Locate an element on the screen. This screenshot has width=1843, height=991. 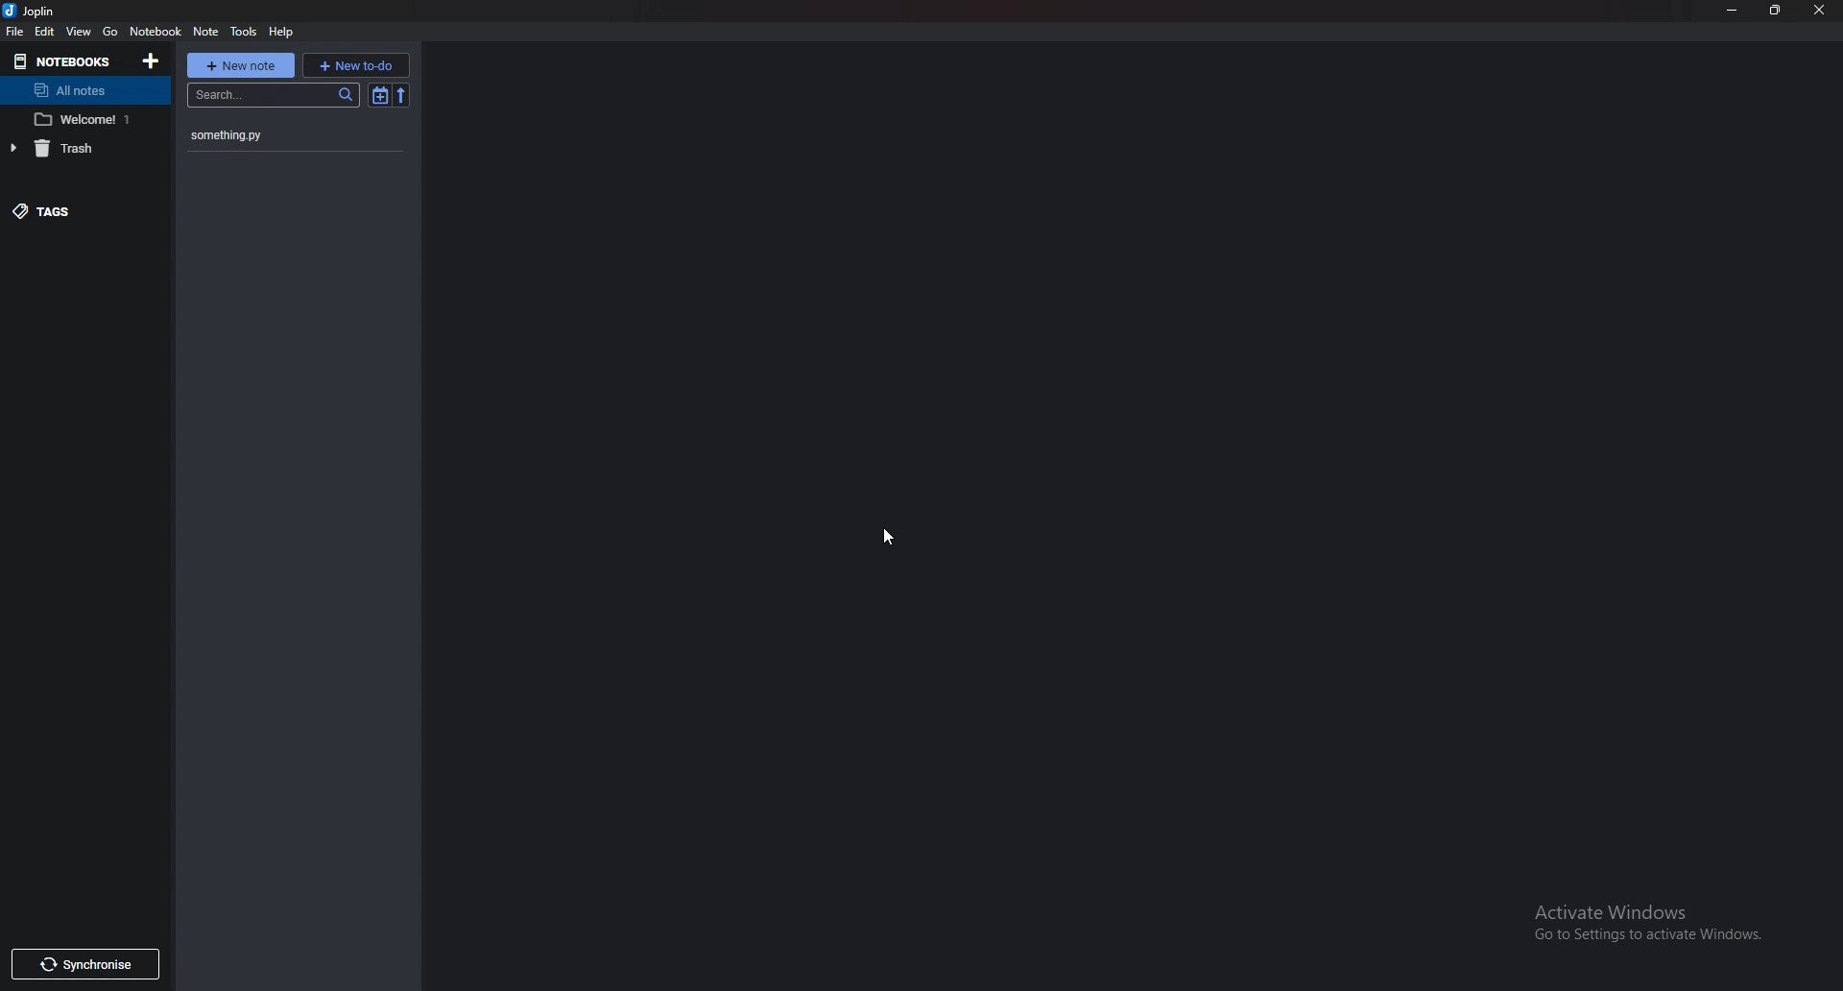
cursor is located at coordinates (893, 534).